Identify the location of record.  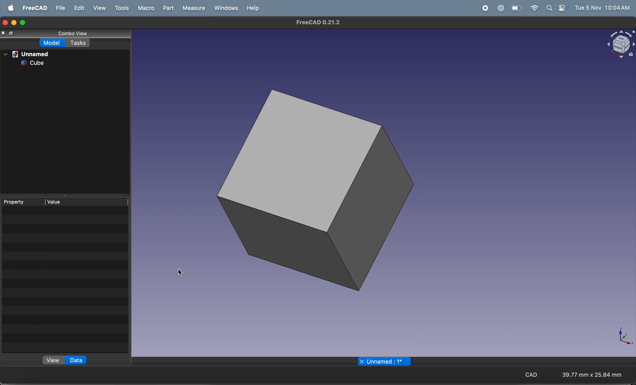
(483, 7).